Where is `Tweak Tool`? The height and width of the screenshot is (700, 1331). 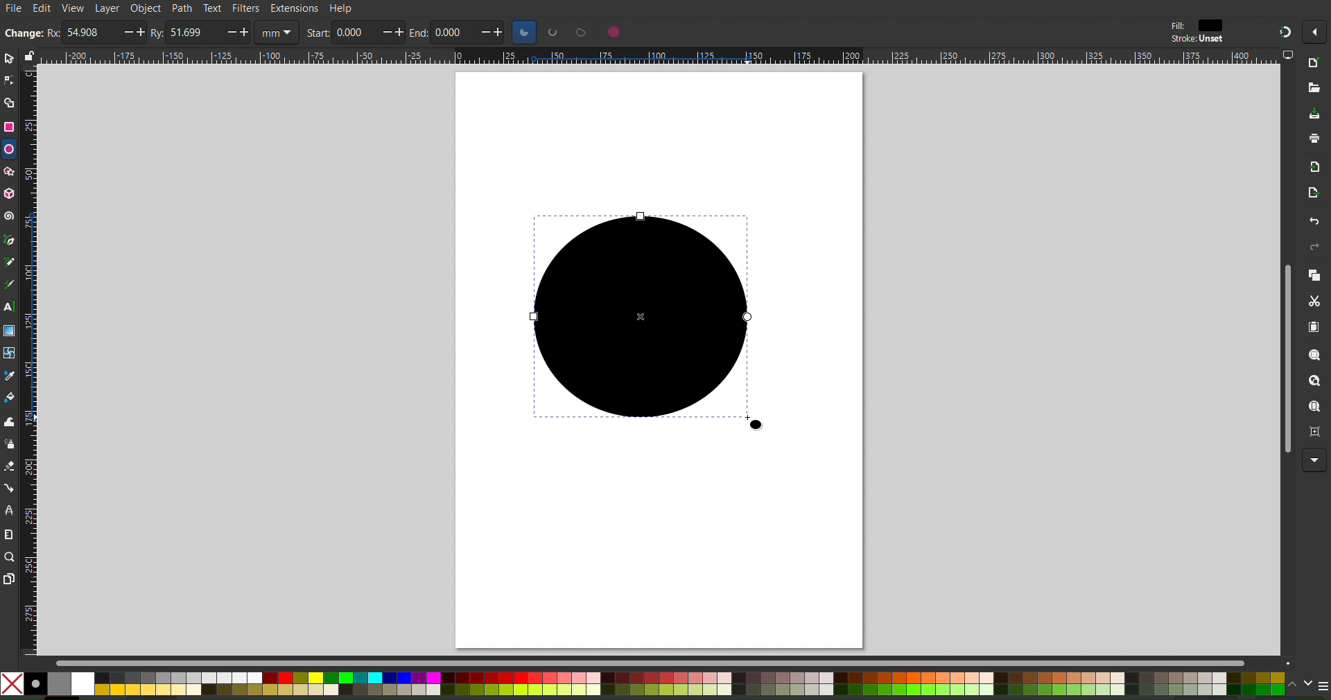 Tweak Tool is located at coordinates (9, 423).